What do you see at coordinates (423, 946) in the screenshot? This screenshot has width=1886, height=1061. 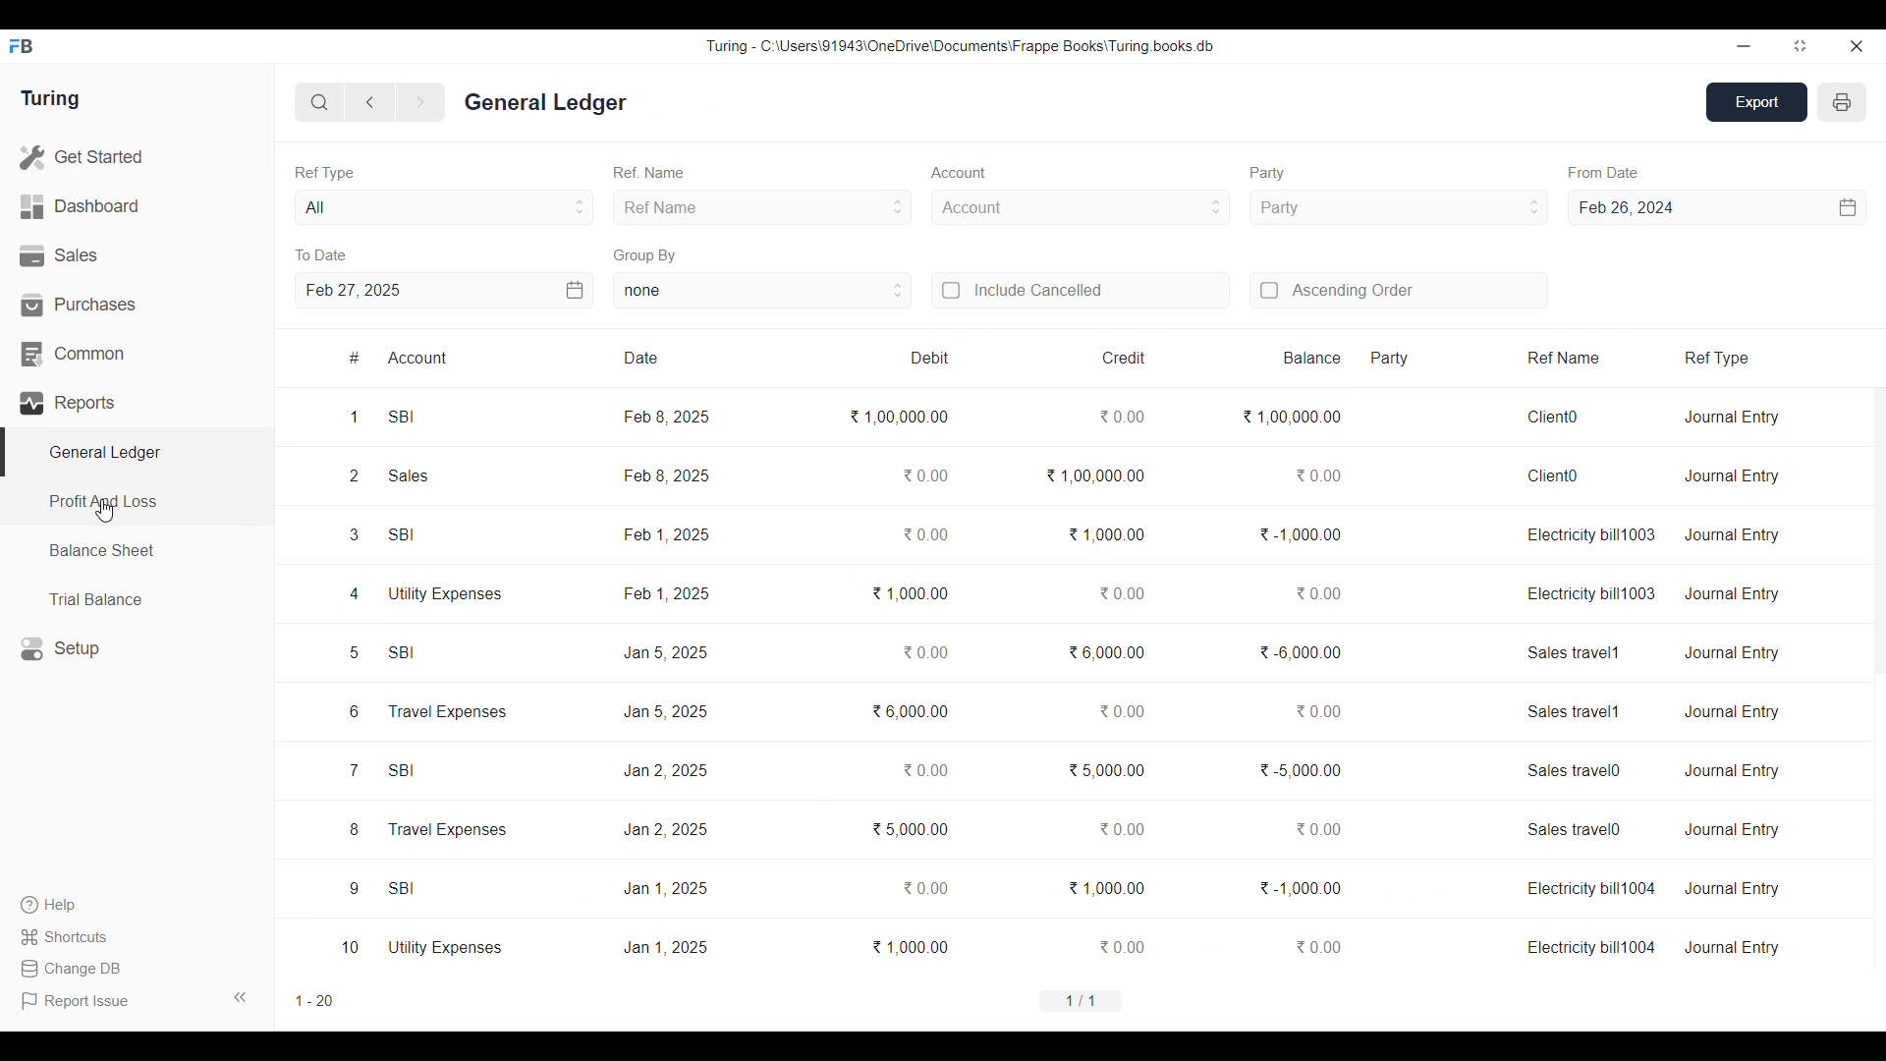 I see `10 Utility Expenses` at bounding box center [423, 946].